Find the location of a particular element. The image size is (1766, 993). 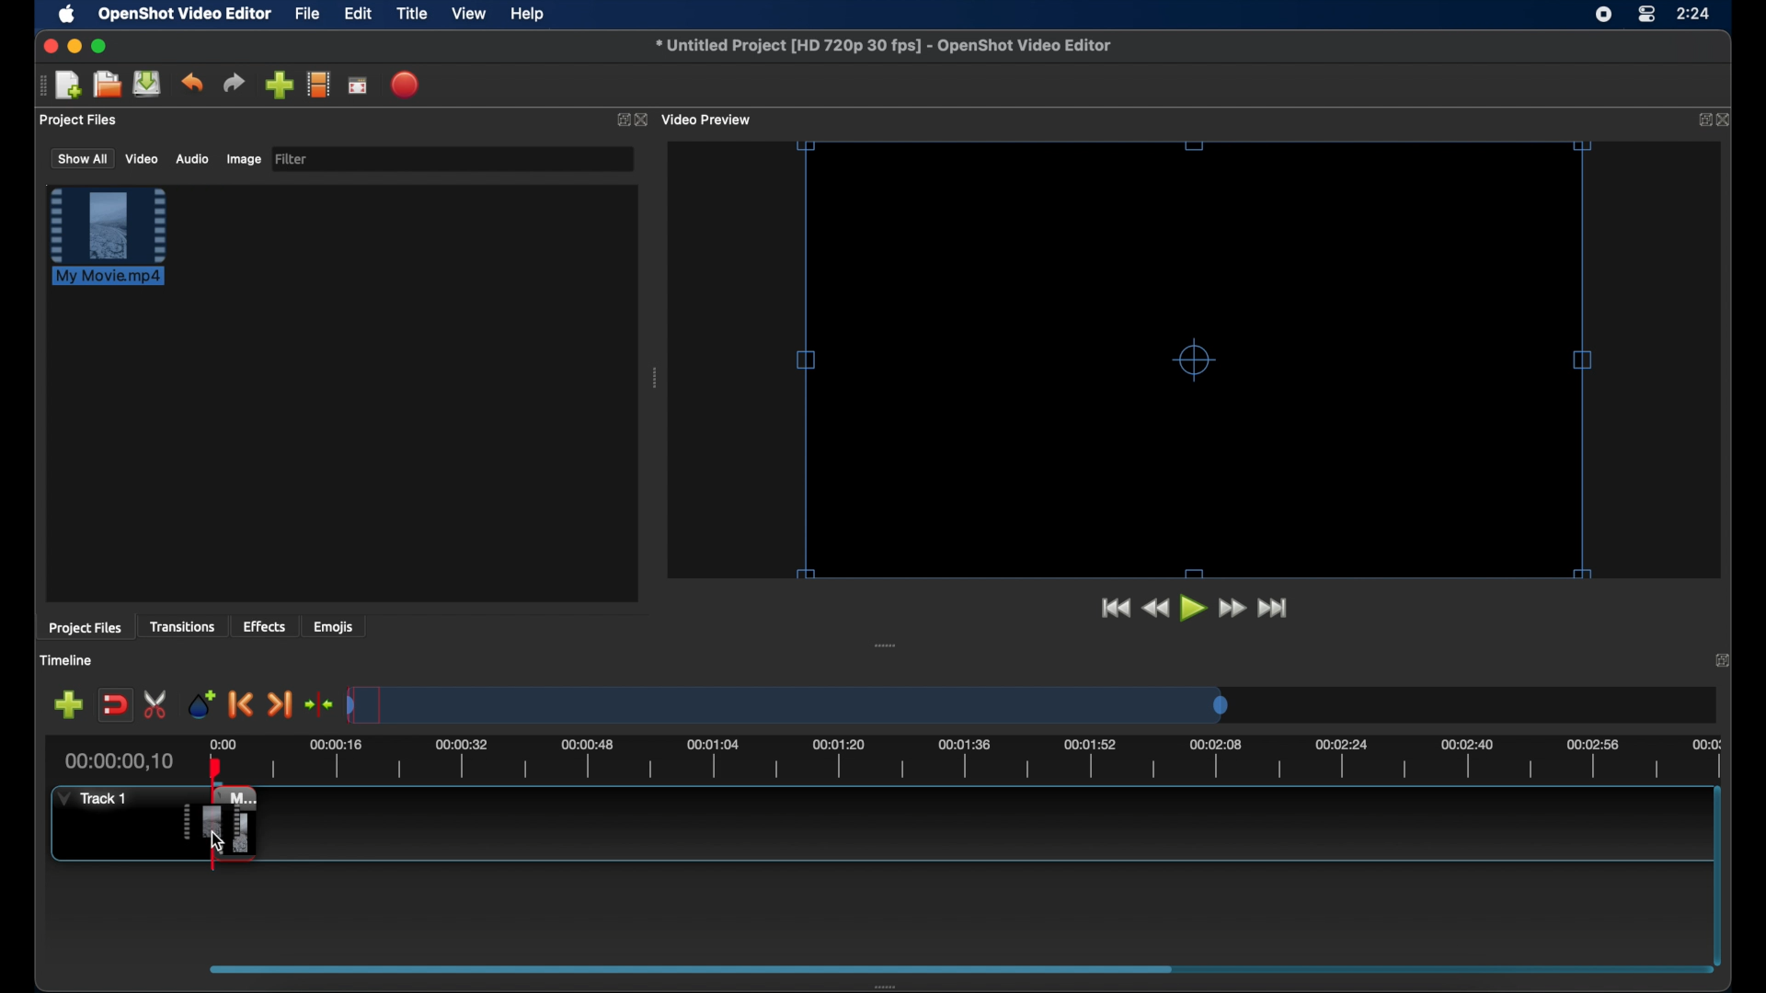

import files is located at coordinates (278, 85).